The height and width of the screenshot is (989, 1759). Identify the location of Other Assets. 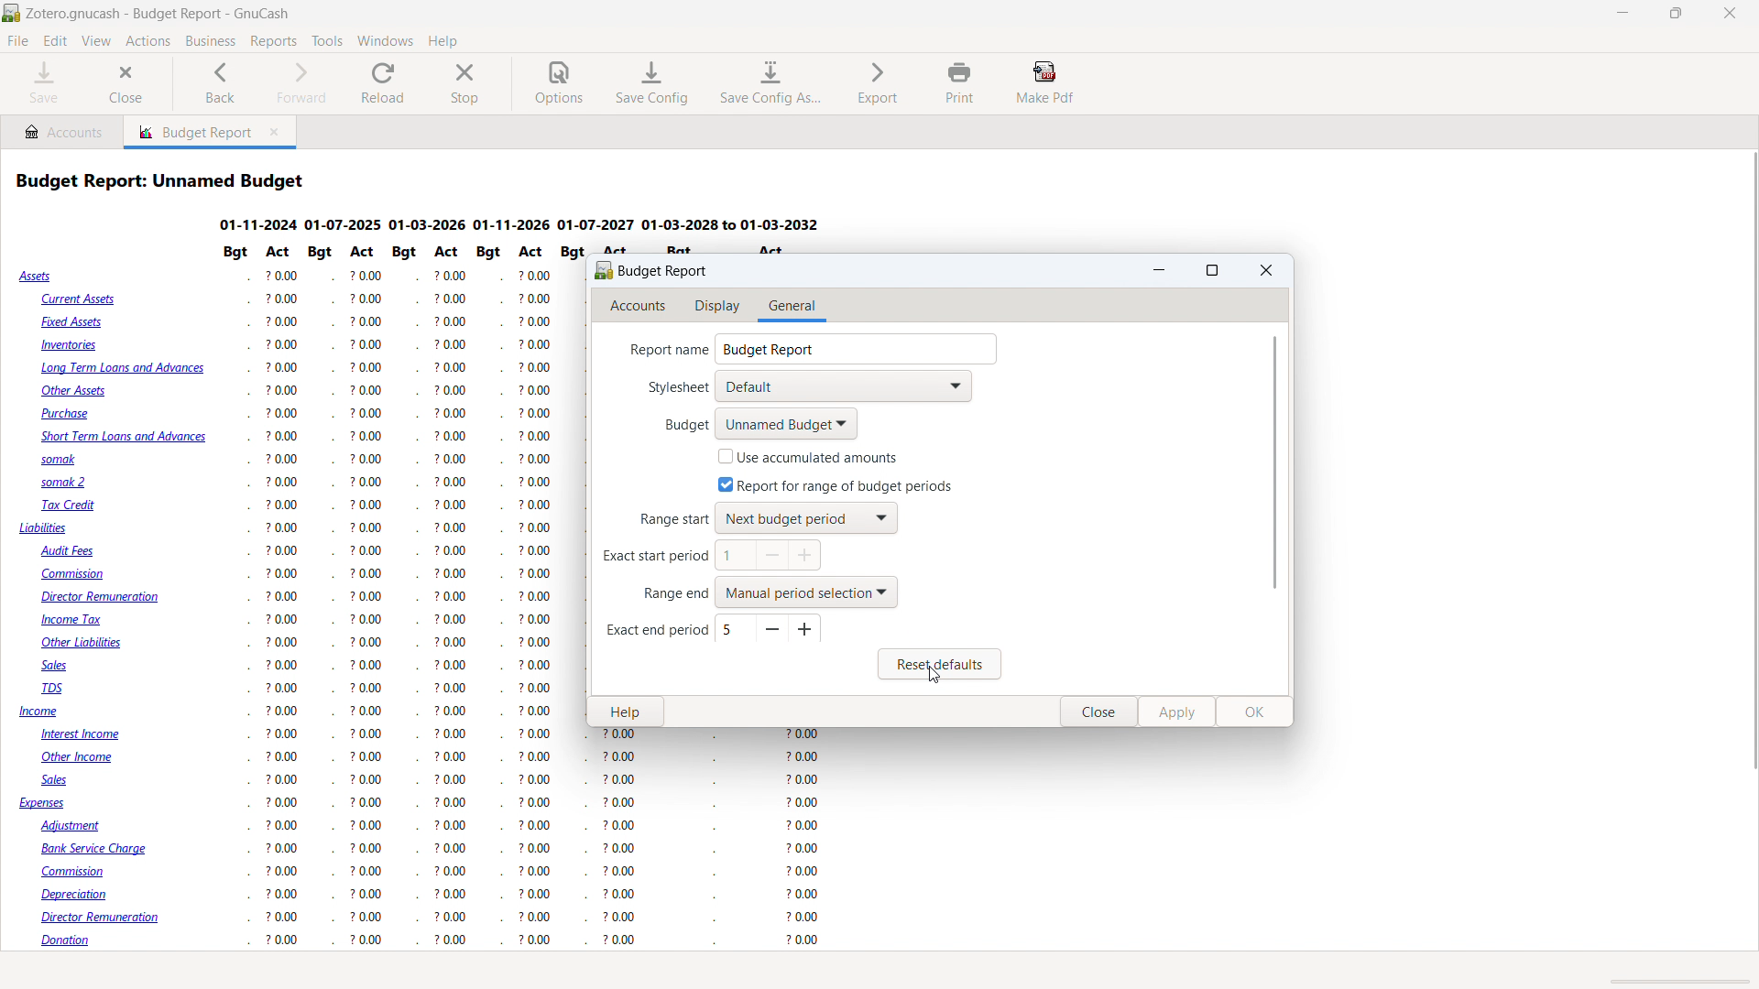
(74, 391).